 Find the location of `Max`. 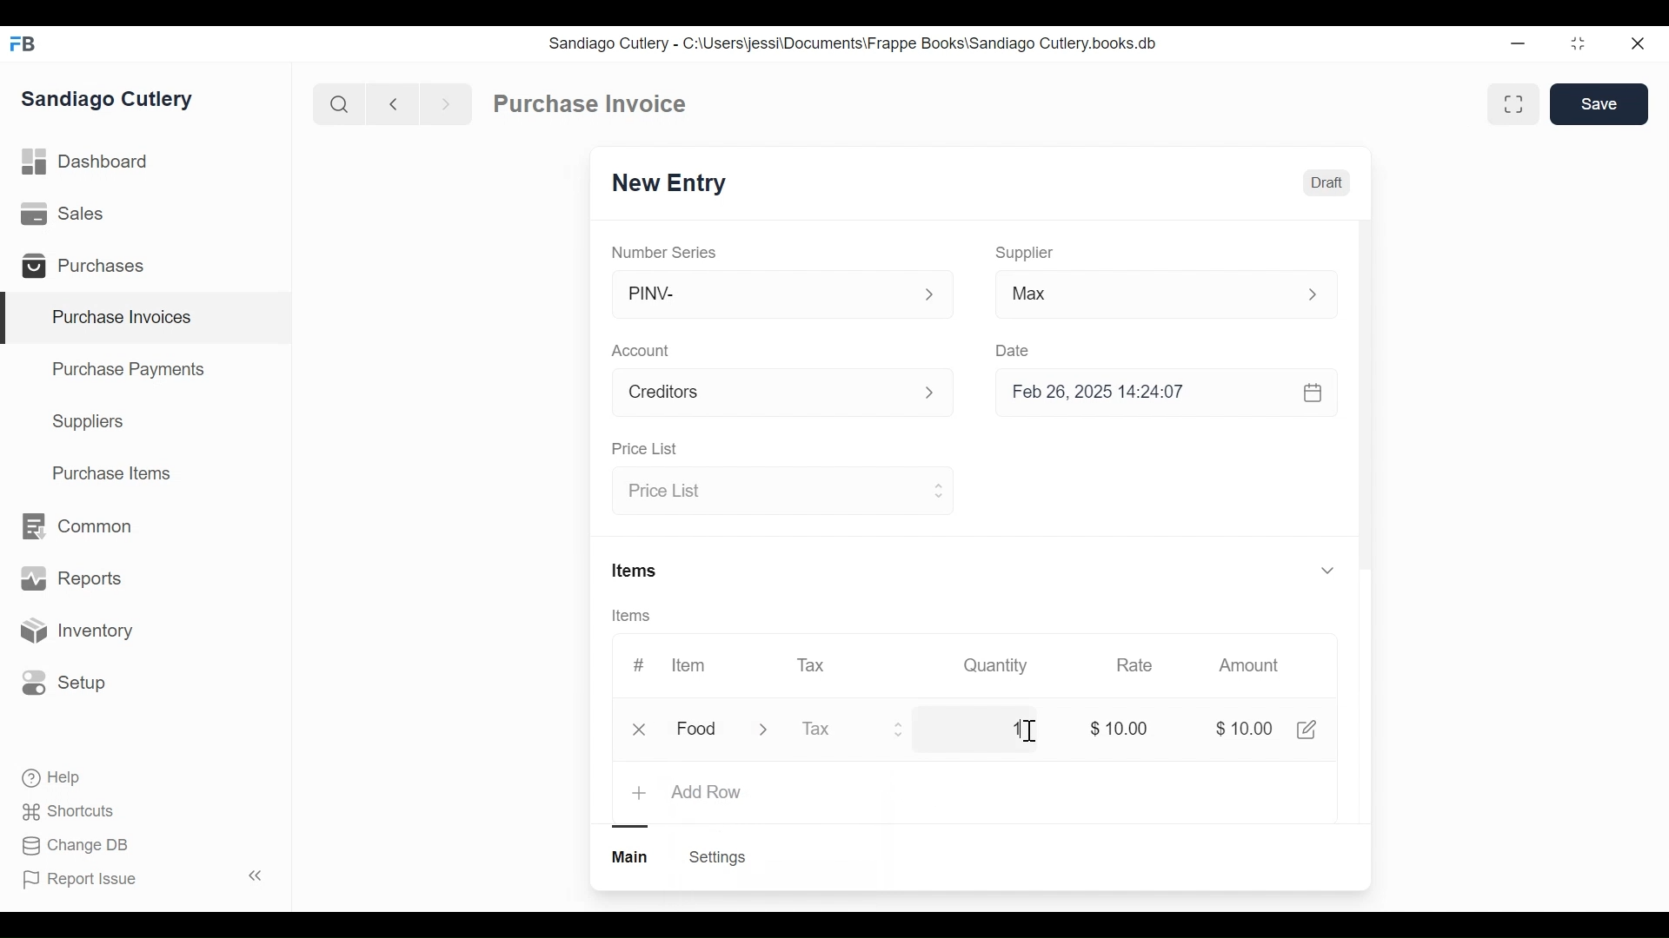

Max is located at coordinates (1132, 297).